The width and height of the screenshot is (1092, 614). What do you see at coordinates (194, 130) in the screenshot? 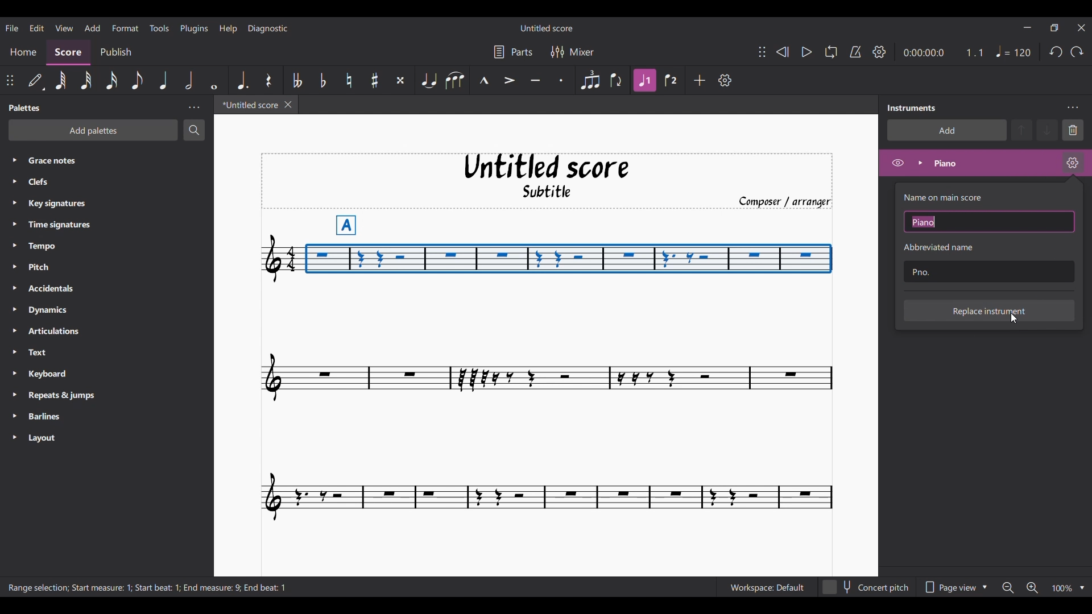
I see `Search` at bounding box center [194, 130].